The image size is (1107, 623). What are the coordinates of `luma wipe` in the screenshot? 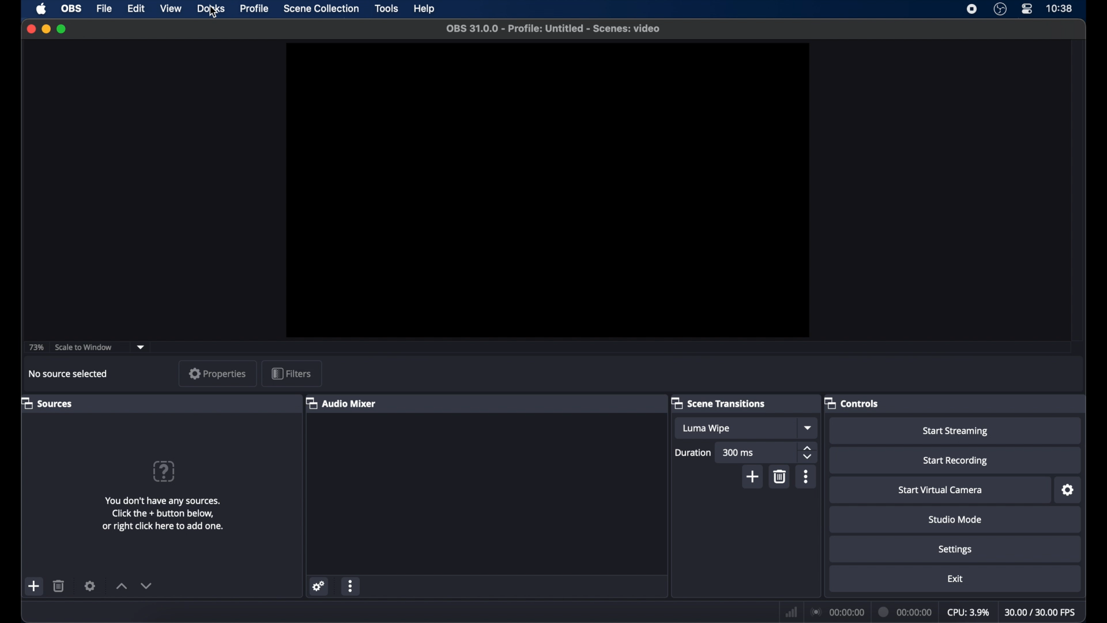 It's located at (707, 428).